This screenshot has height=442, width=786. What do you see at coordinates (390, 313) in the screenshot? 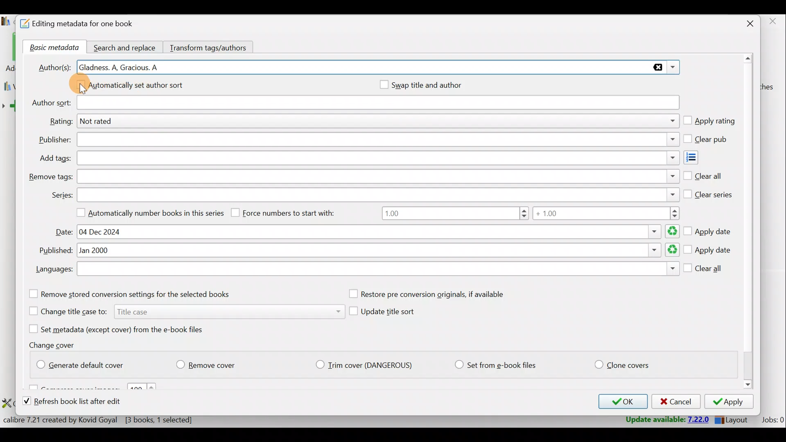
I see `Update title sort` at bounding box center [390, 313].